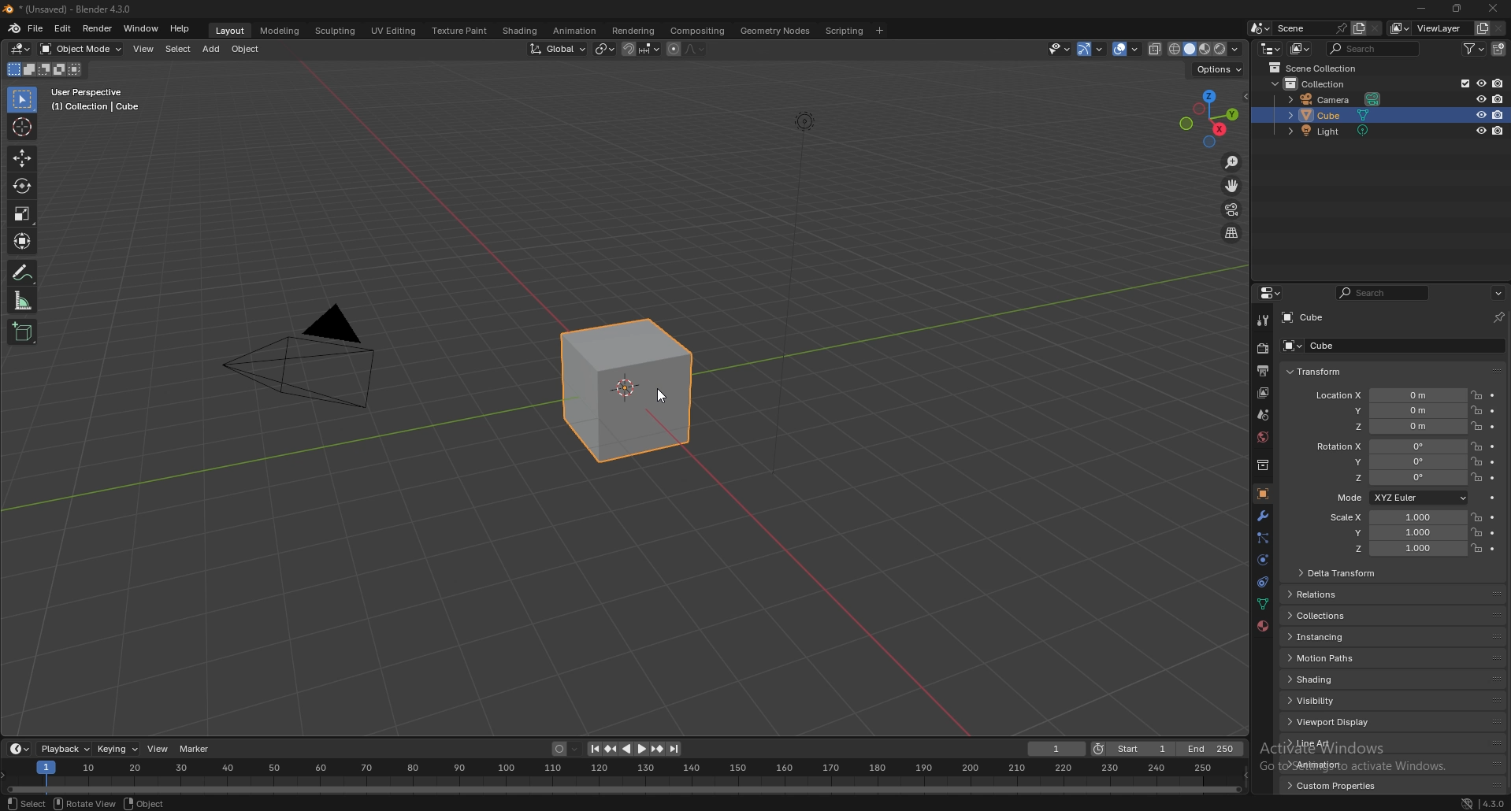 The image size is (1511, 811). What do you see at coordinates (1388, 410) in the screenshot?
I see `location y` at bounding box center [1388, 410].